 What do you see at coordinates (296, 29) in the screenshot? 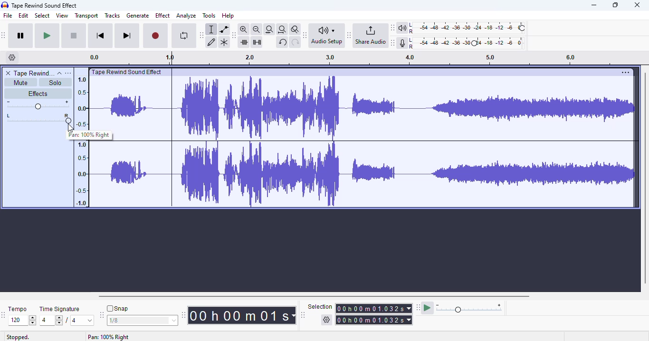
I see `zoom toggle shift` at bounding box center [296, 29].